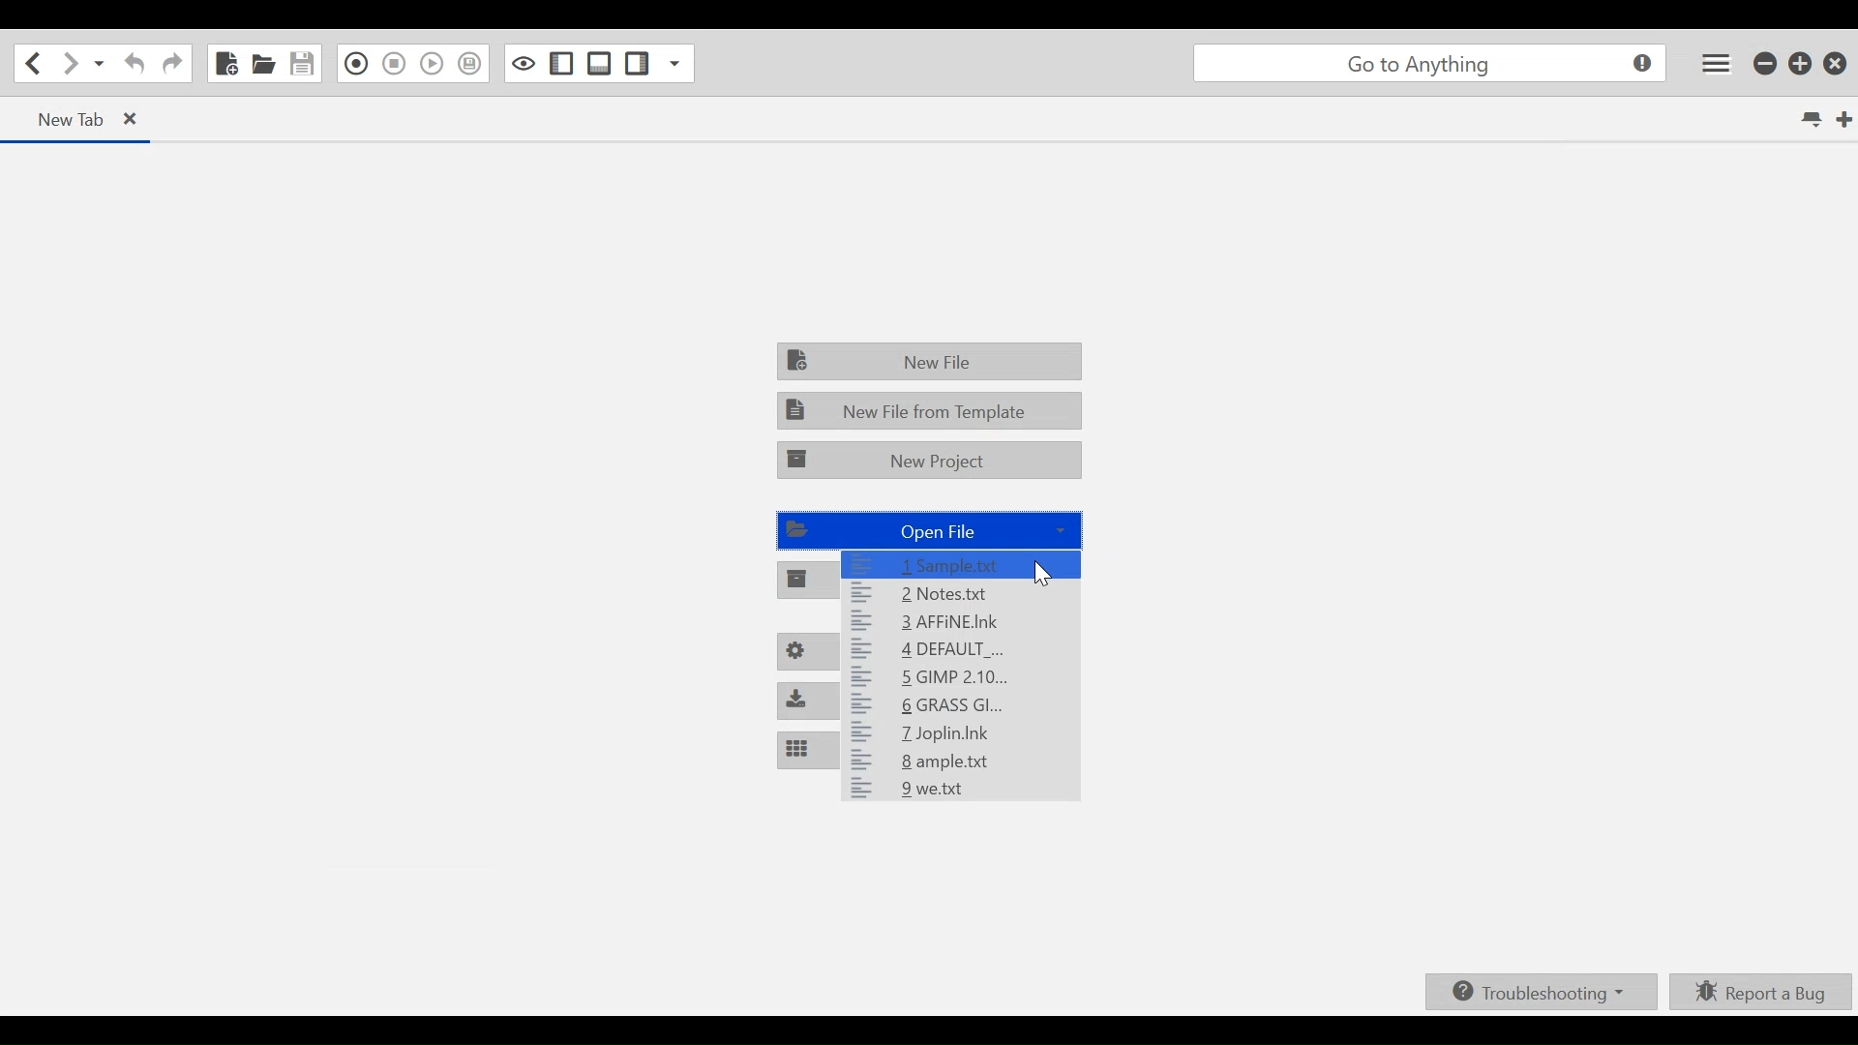 The width and height of the screenshot is (1858, 1045). Describe the element at coordinates (599, 63) in the screenshot. I see `Show/Hide bottom Pane` at that location.